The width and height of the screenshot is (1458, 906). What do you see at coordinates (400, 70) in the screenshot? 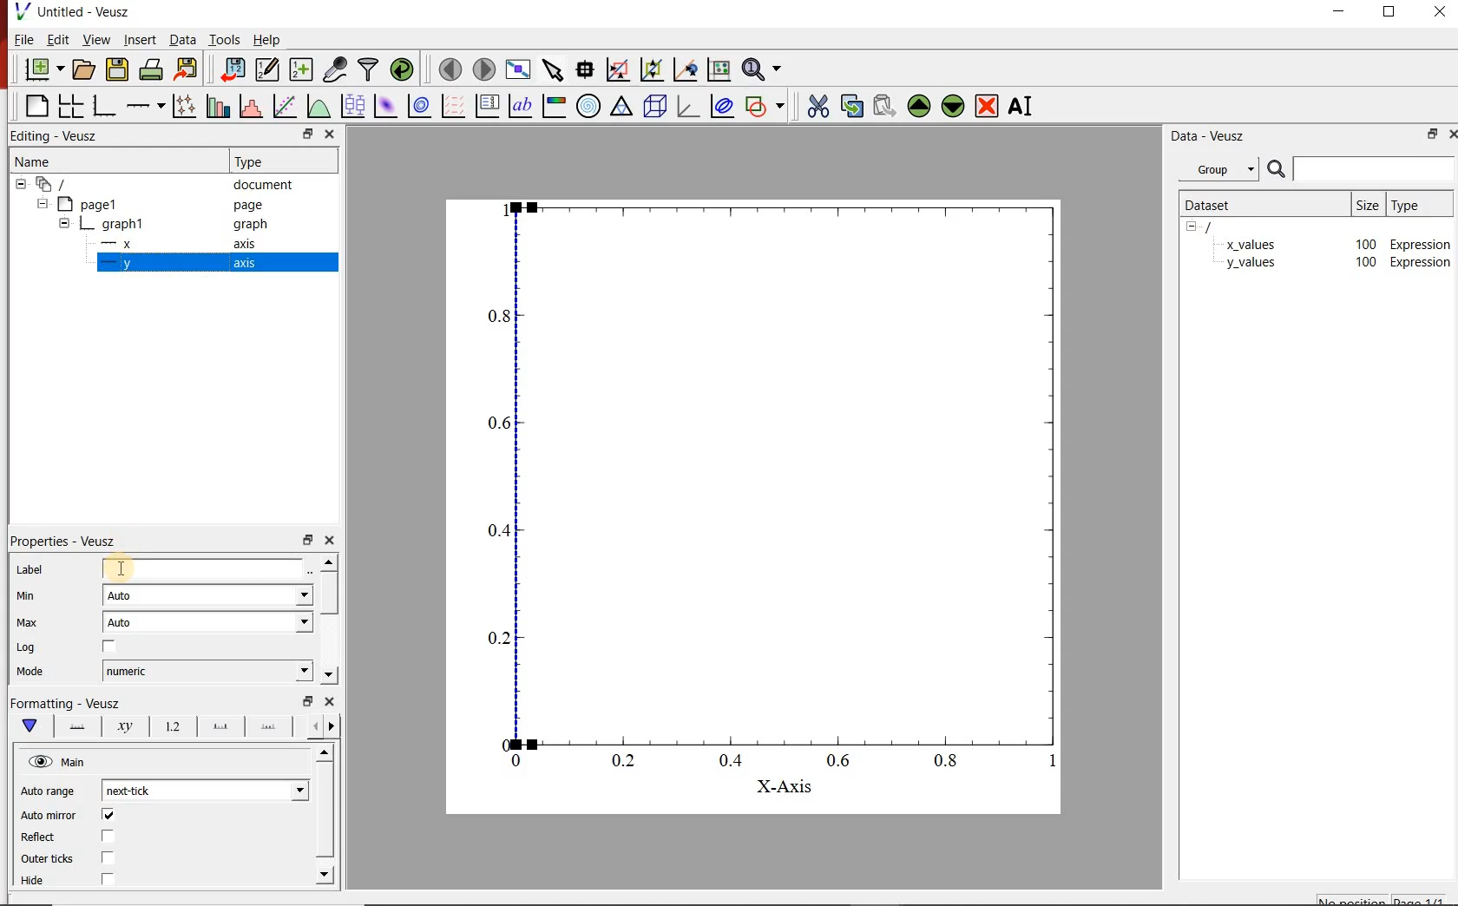
I see `reload linked datasets` at bounding box center [400, 70].